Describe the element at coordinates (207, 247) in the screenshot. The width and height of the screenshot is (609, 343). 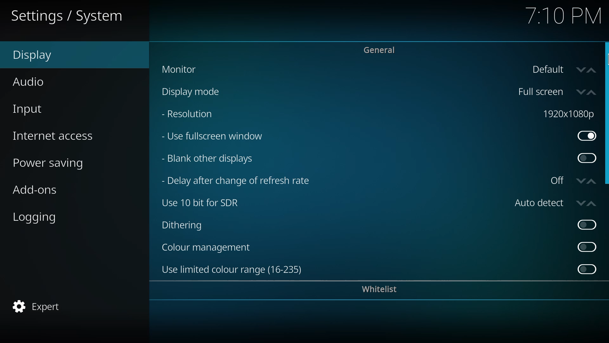
I see `color management` at that location.